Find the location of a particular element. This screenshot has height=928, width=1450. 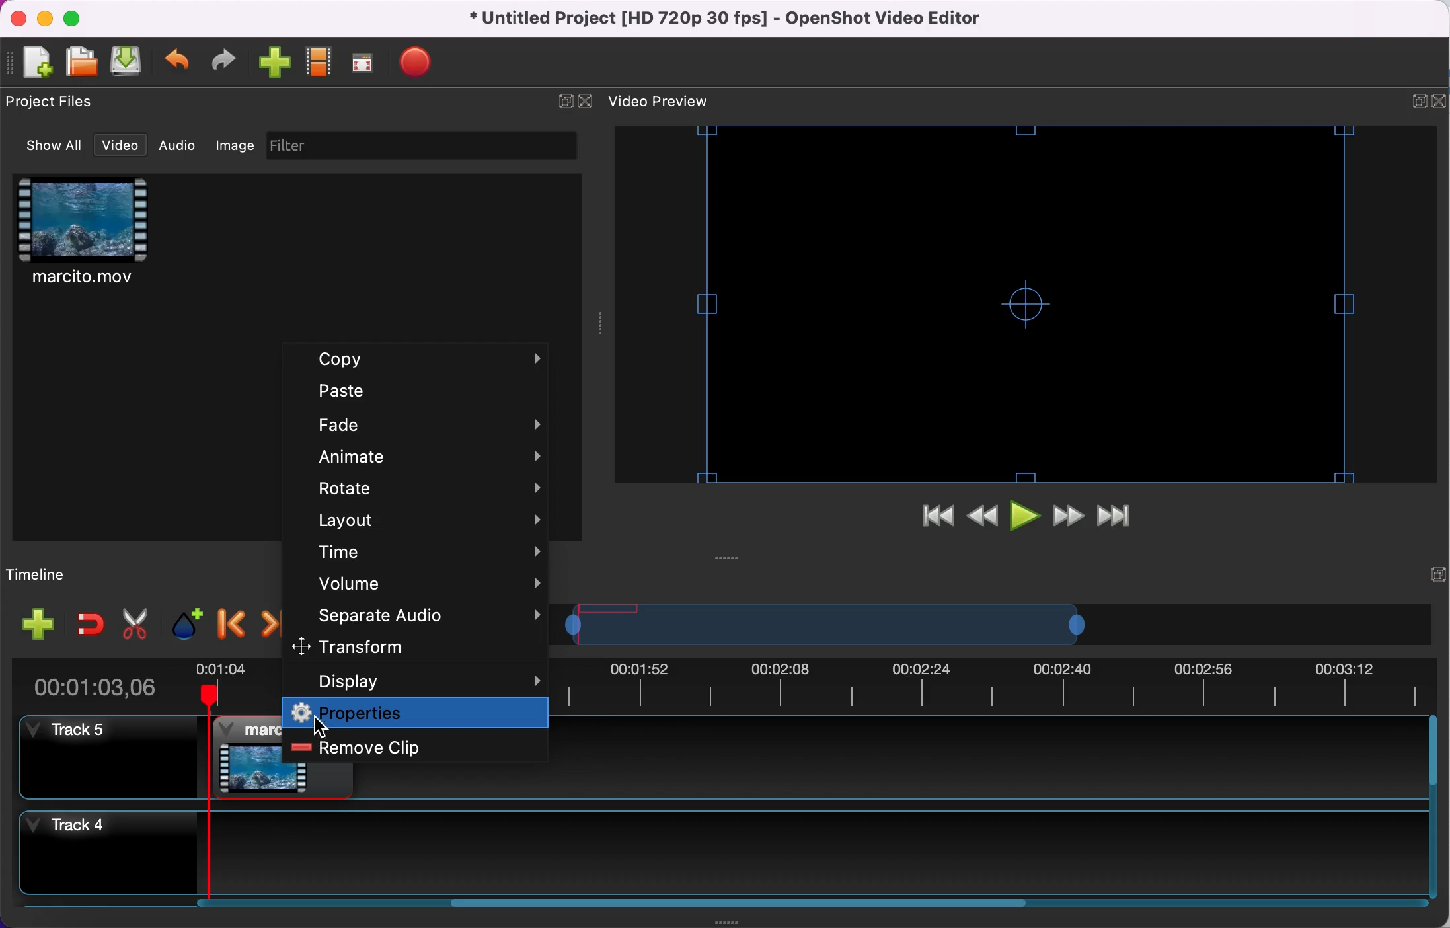

add marker is located at coordinates (184, 621).